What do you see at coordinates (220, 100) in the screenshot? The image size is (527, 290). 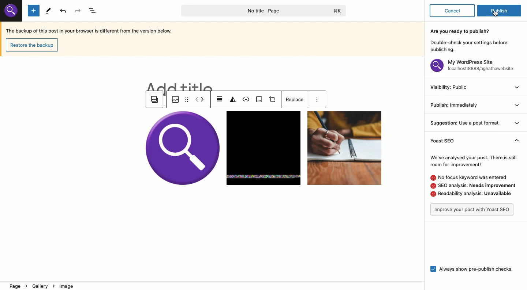 I see `Align` at bounding box center [220, 100].